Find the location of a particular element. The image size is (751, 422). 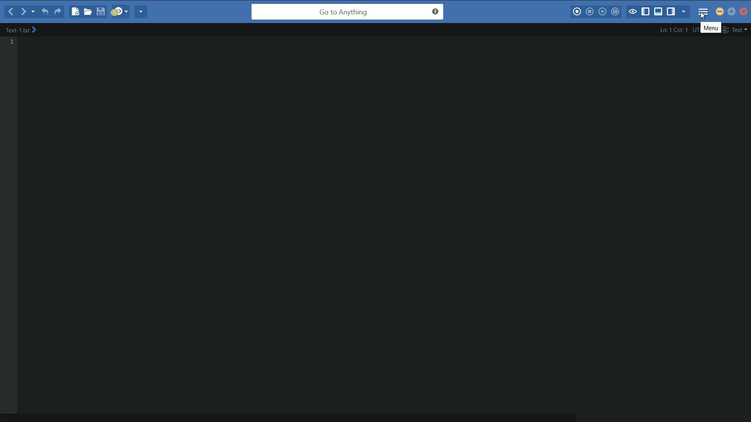

redo is located at coordinates (57, 11).